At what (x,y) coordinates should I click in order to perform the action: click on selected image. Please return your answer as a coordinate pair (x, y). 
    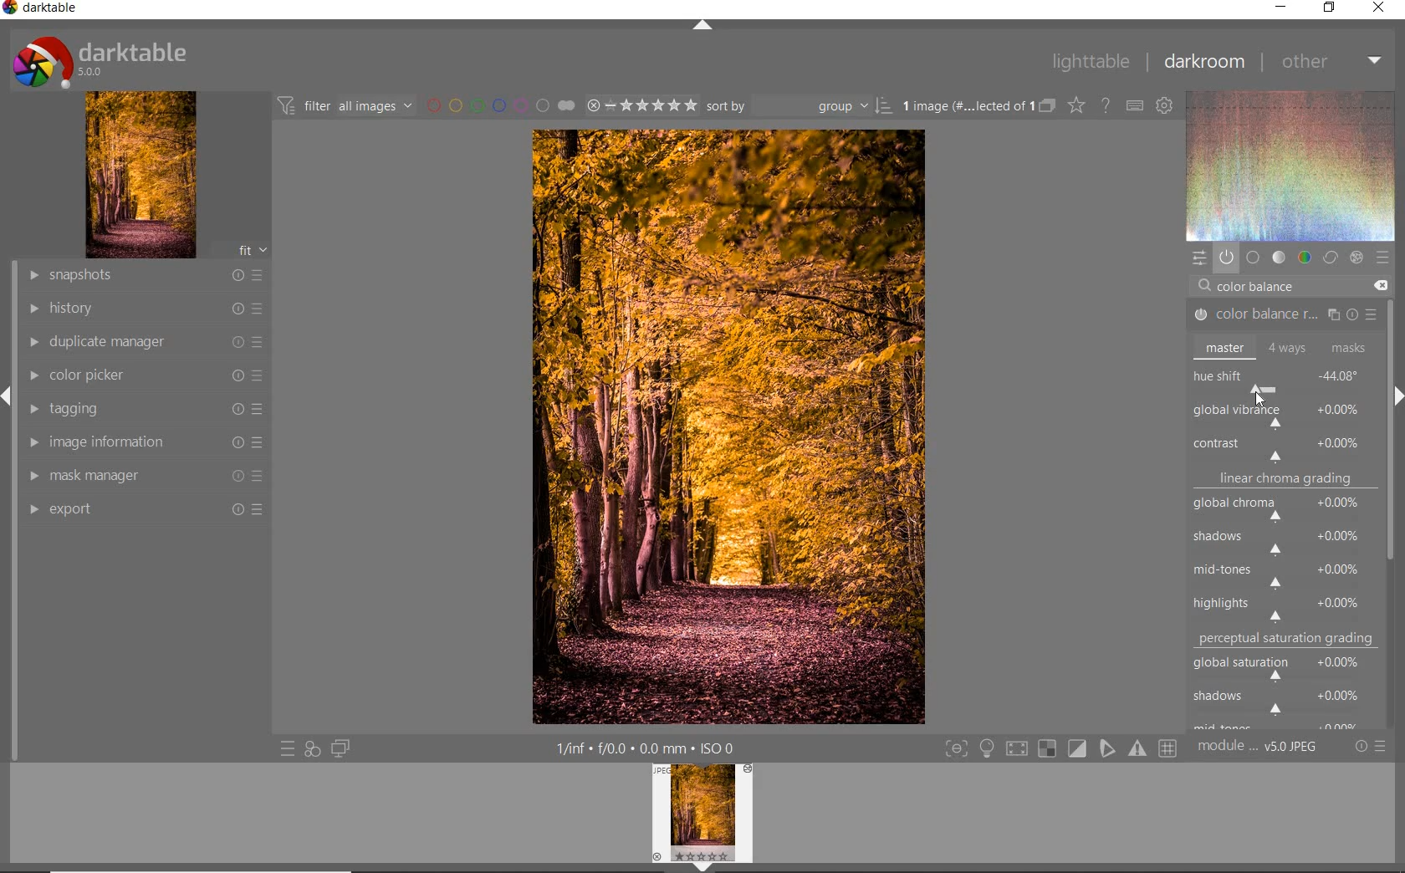
    Looking at the image, I should click on (728, 427).